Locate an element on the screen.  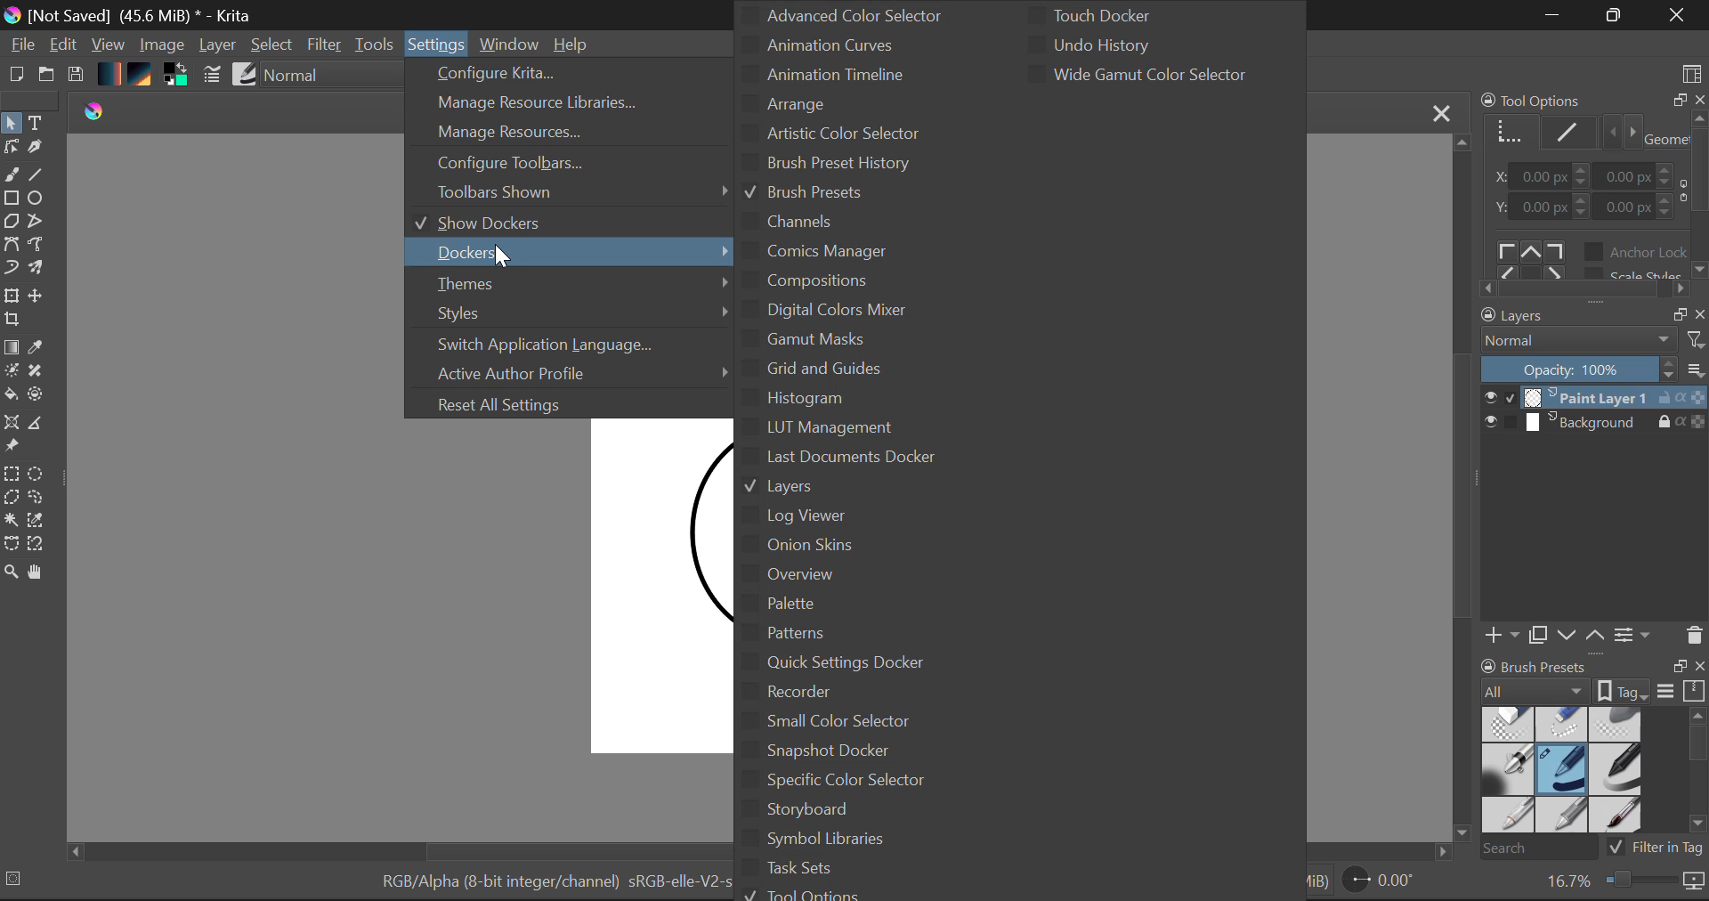
Continuous Selection is located at coordinates (11, 522).